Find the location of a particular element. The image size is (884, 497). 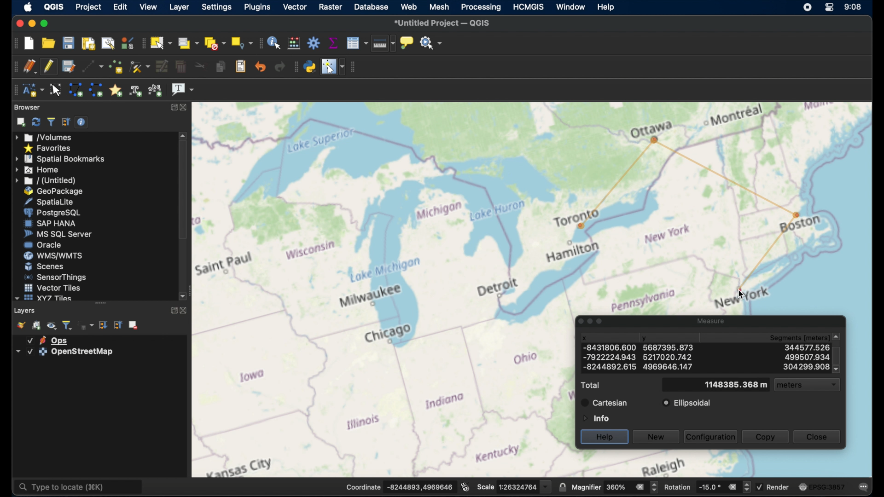

database is located at coordinates (372, 7).